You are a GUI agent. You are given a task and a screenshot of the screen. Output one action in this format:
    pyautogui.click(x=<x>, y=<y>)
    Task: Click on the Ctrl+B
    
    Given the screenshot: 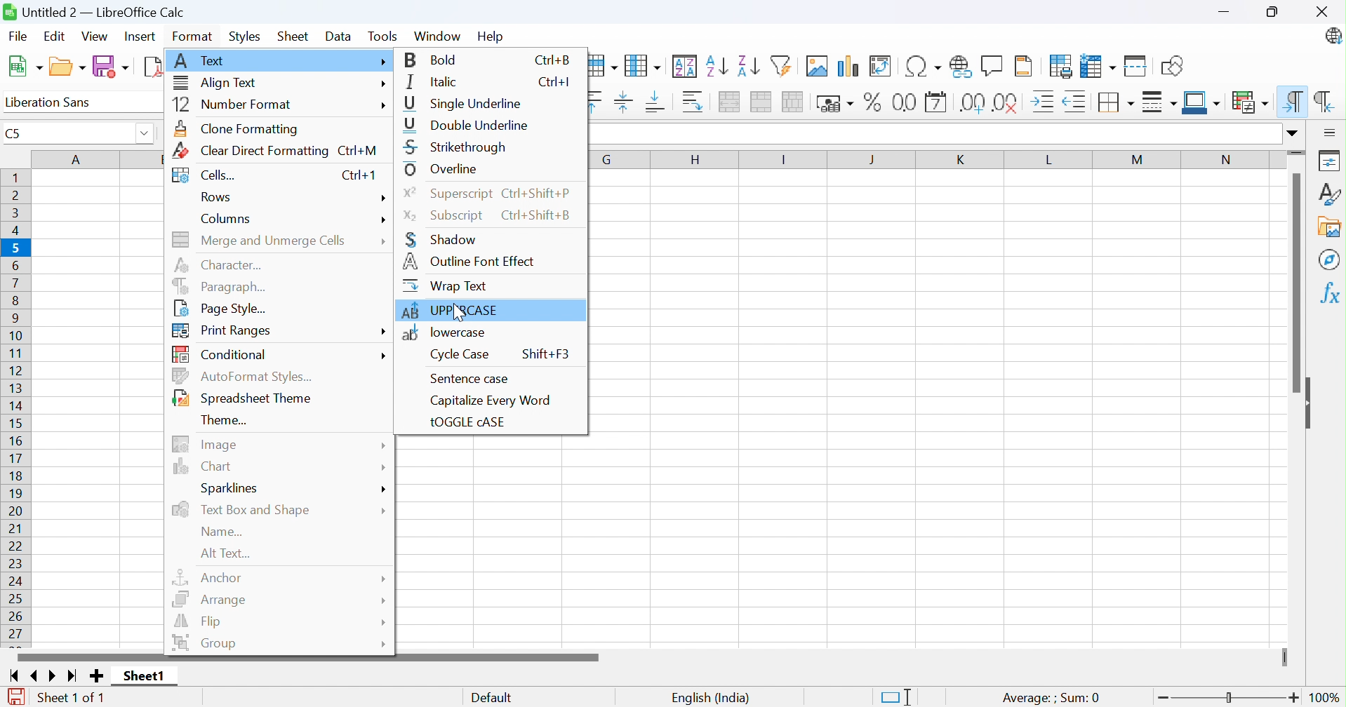 What is the action you would take?
    pyautogui.click(x=551, y=60)
    